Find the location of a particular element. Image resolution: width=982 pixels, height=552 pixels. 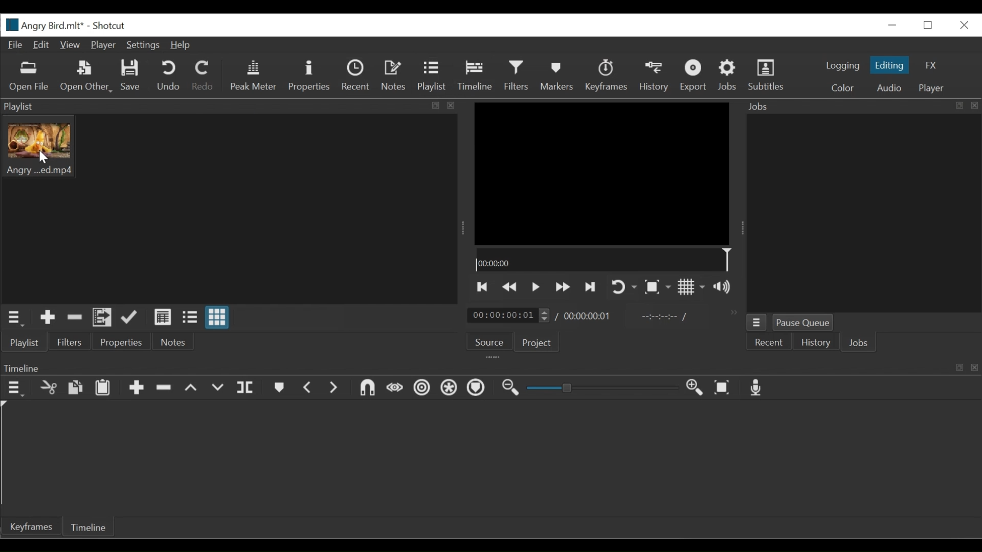

Current duration is located at coordinates (509, 316).